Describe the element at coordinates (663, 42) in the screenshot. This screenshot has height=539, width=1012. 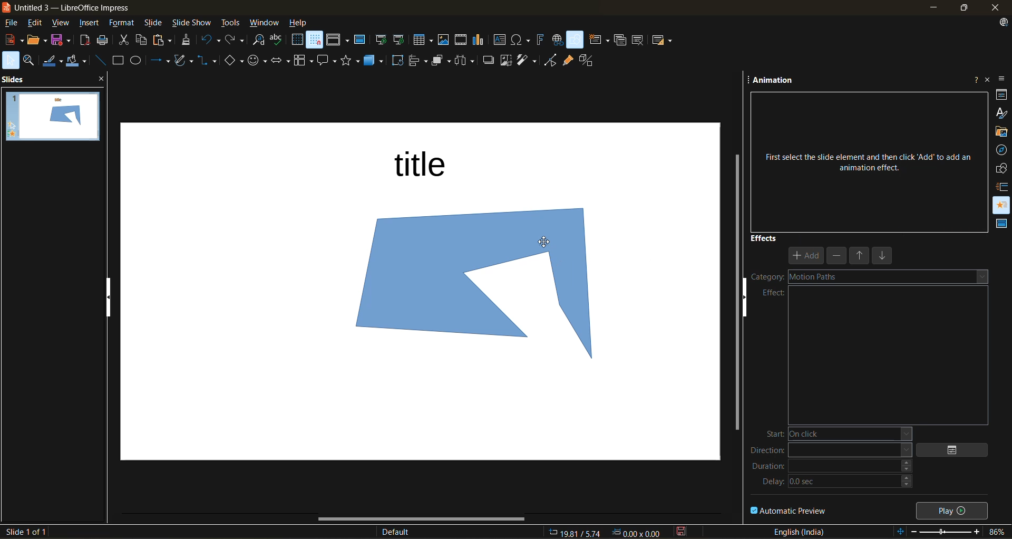
I see `slide layout` at that location.